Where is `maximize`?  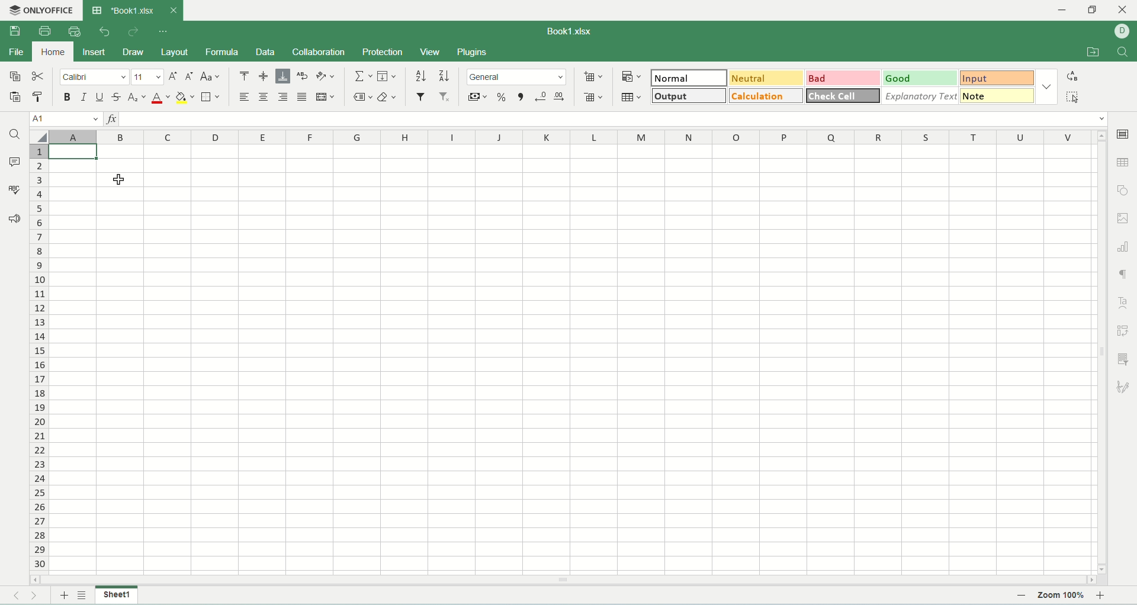
maximize is located at coordinates (1093, 12).